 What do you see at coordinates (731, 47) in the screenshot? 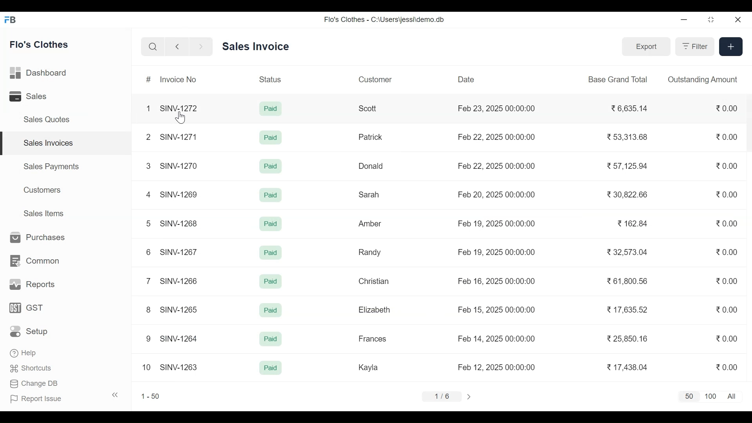
I see `Create` at bounding box center [731, 47].